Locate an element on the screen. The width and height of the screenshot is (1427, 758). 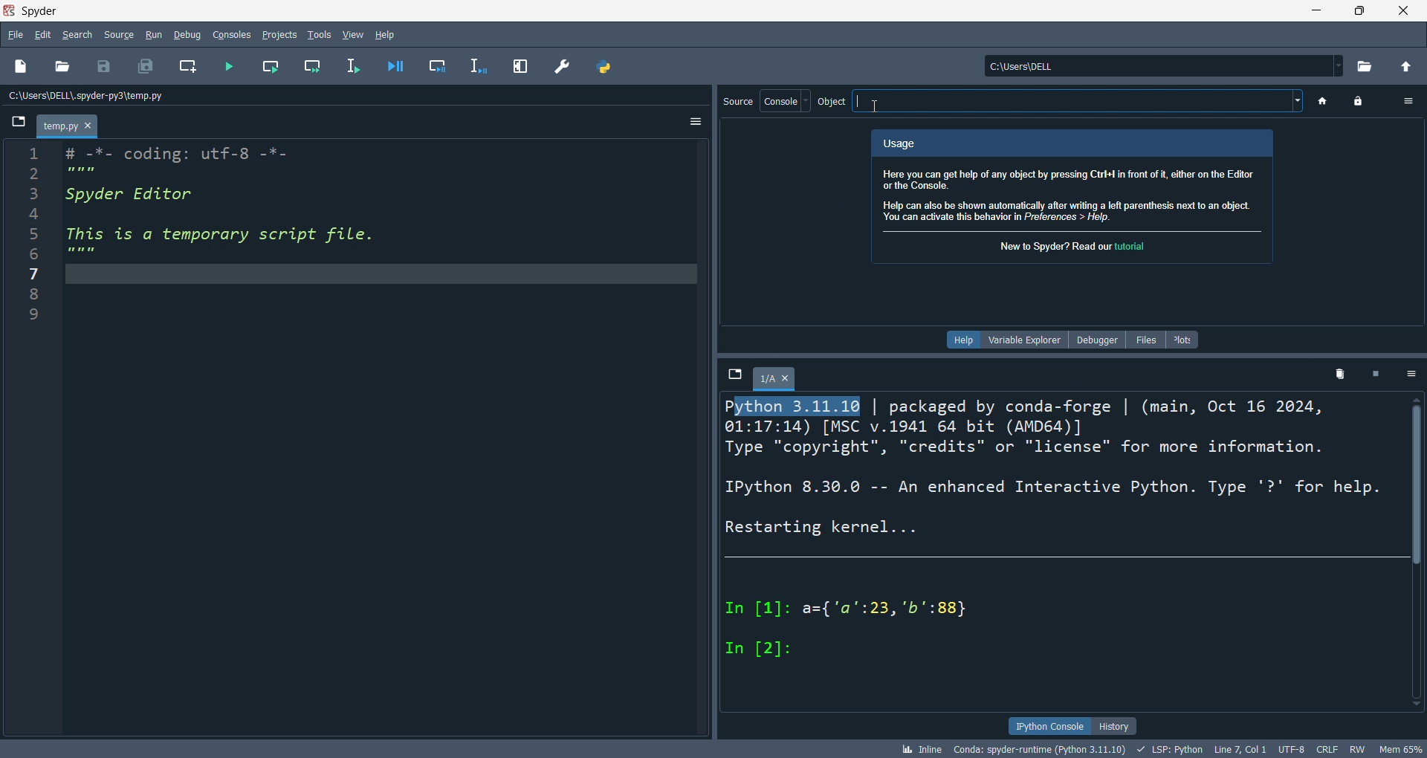
mem 65% is located at coordinates (1404, 749).